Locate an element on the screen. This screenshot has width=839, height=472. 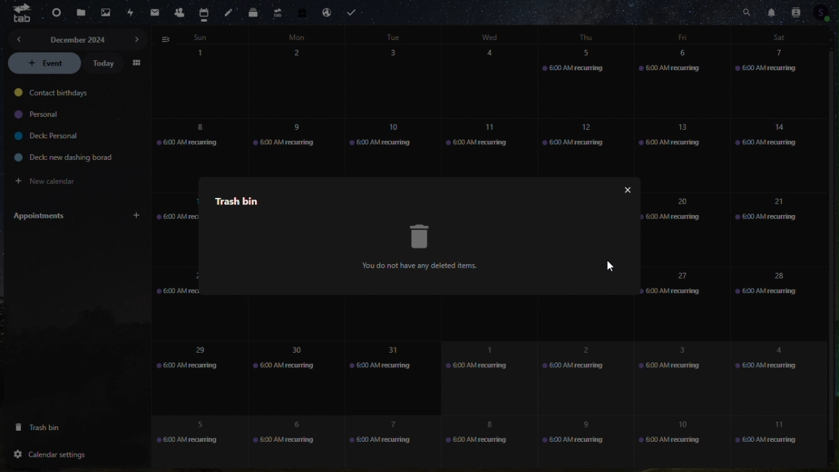
8 is located at coordinates (480, 442).